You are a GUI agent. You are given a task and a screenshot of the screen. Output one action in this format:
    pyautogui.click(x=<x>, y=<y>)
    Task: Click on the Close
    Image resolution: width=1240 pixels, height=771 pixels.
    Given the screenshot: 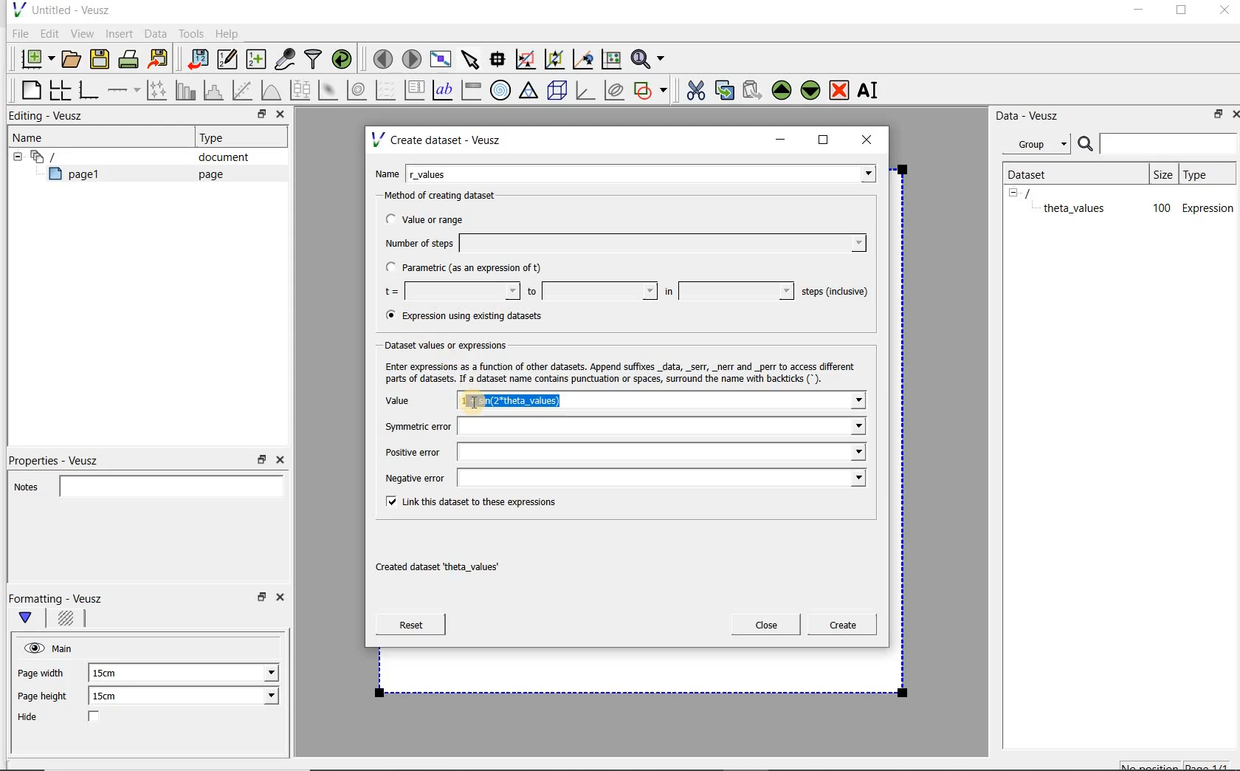 What is the action you would take?
    pyautogui.click(x=279, y=460)
    